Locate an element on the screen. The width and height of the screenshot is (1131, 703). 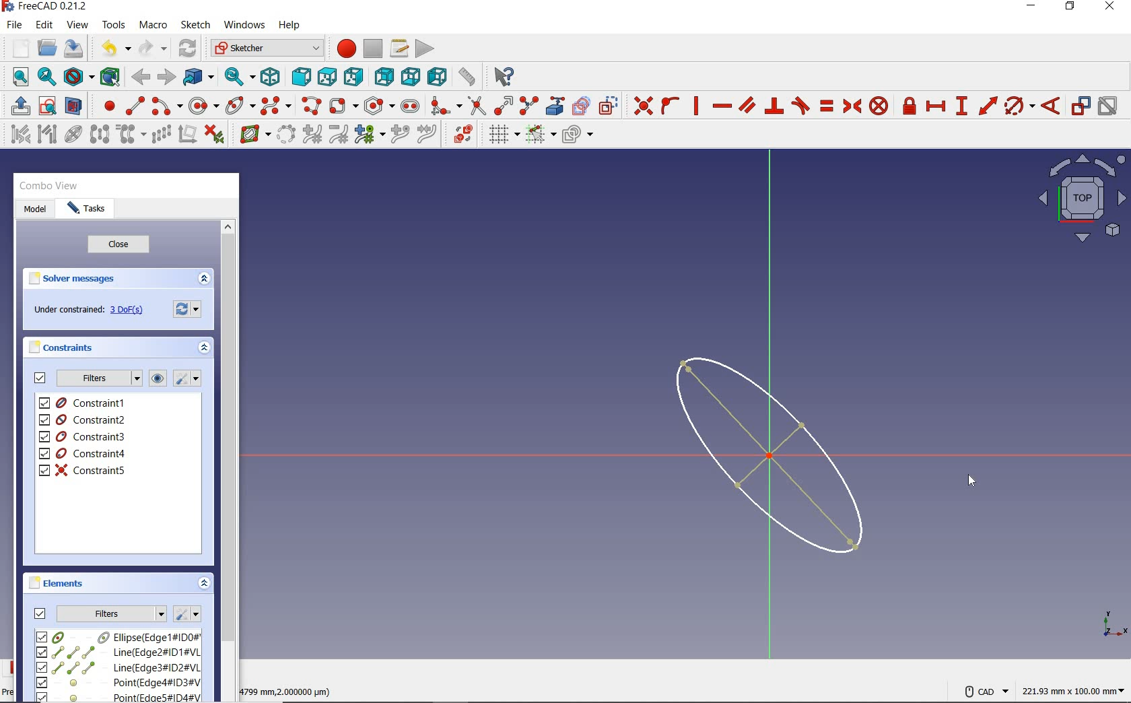
create fillet is located at coordinates (446, 104).